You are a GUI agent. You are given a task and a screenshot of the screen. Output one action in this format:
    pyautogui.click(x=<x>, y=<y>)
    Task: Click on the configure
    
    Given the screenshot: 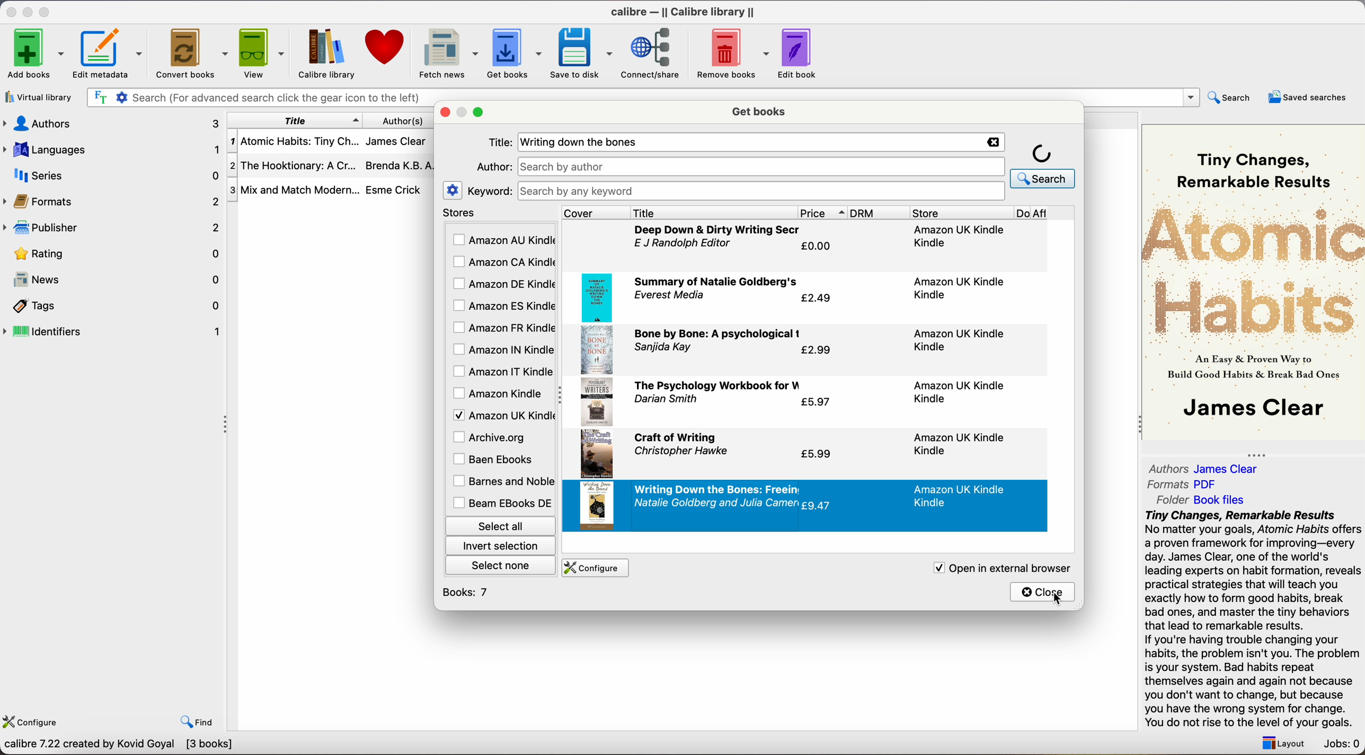 What is the action you would take?
    pyautogui.click(x=33, y=720)
    